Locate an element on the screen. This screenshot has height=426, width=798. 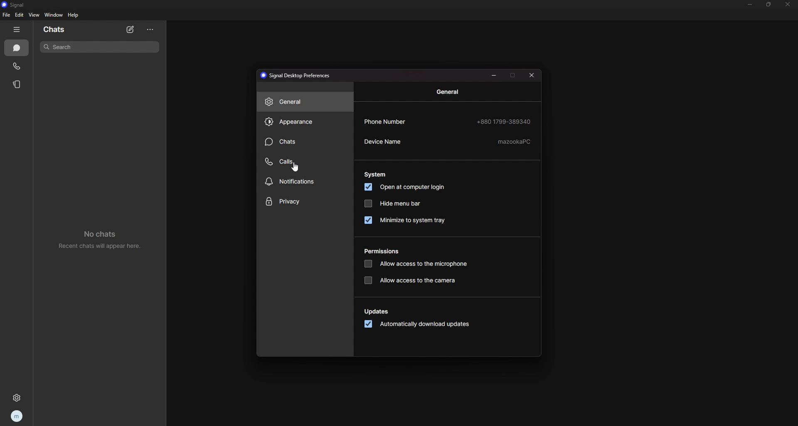
allow access to the camera is located at coordinates (412, 280).